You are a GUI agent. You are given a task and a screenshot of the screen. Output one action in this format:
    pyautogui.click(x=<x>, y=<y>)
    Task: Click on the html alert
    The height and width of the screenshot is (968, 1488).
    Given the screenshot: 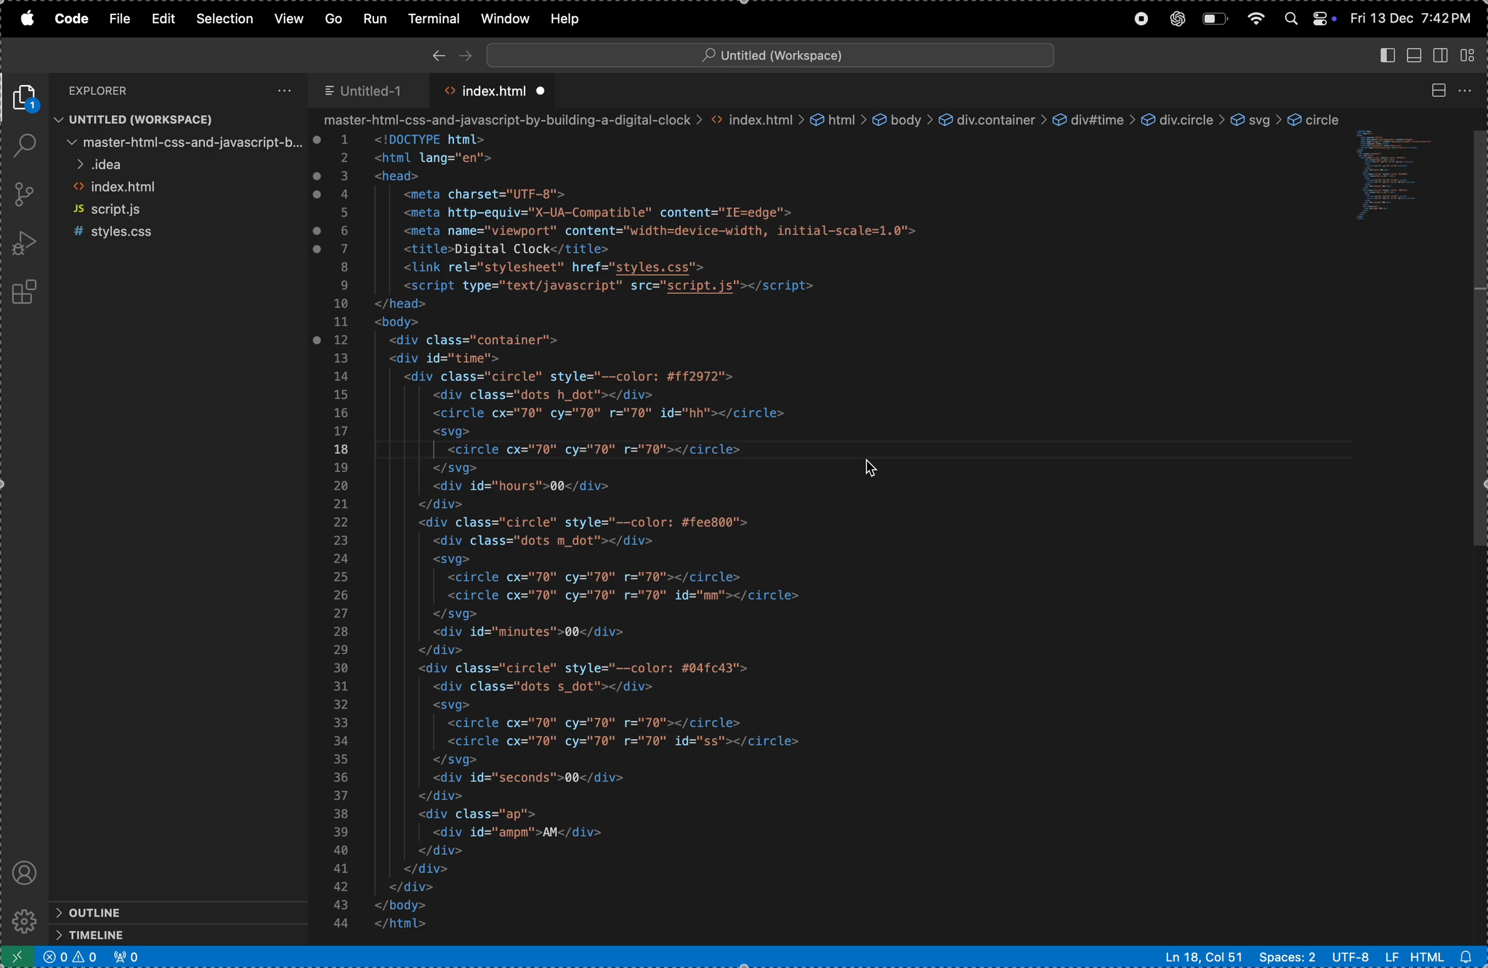 What is the action you would take?
    pyautogui.click(x=1447, y=955)
    